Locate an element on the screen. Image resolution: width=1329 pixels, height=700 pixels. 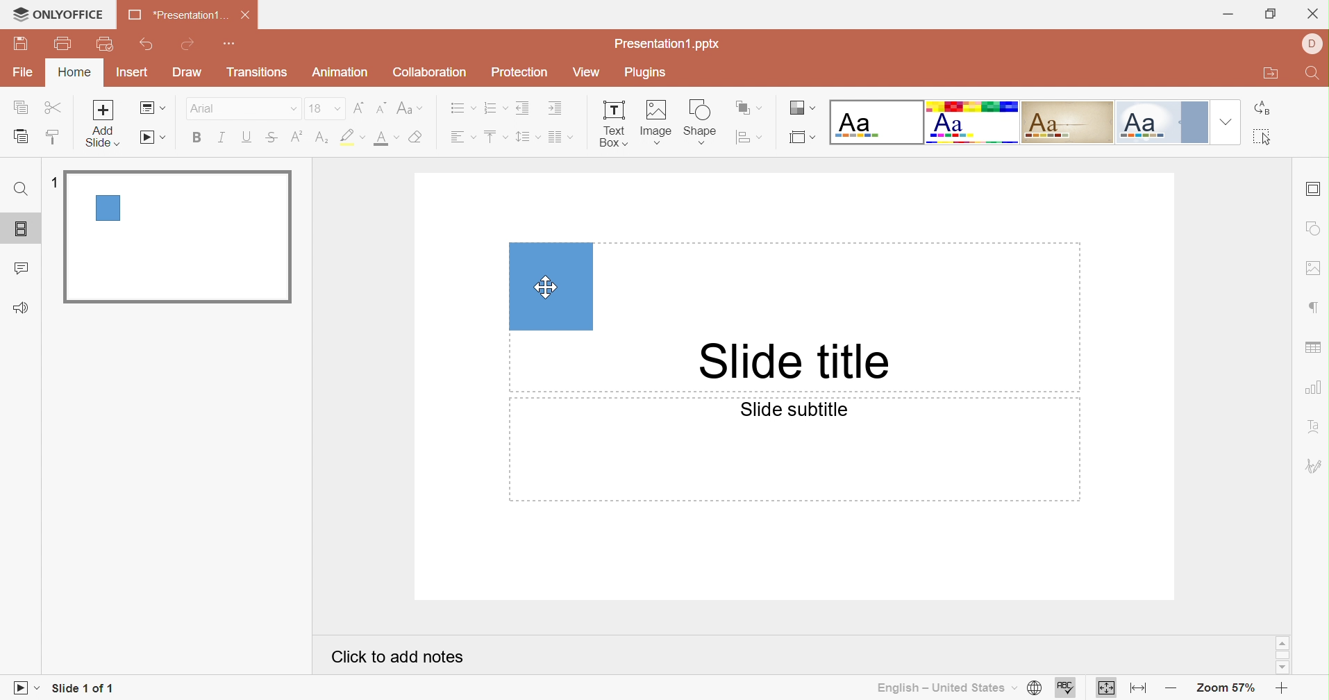
Subscript is located at coordinates (320, 142).